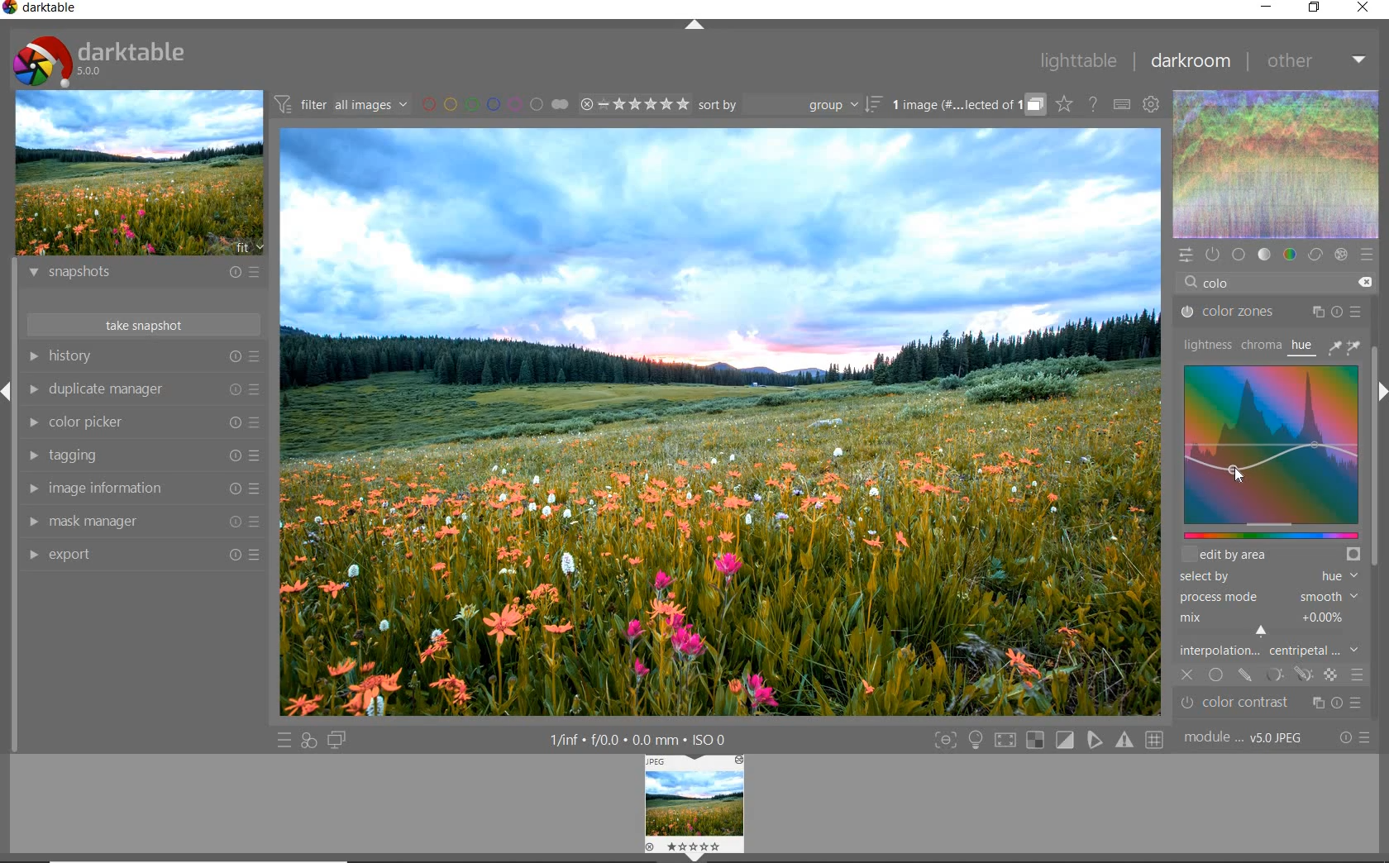 The width and height of the screenshot is (1389, 863). Describe the element at coordinates (1265, 253) in the screenshot. I see `tone` at that location.